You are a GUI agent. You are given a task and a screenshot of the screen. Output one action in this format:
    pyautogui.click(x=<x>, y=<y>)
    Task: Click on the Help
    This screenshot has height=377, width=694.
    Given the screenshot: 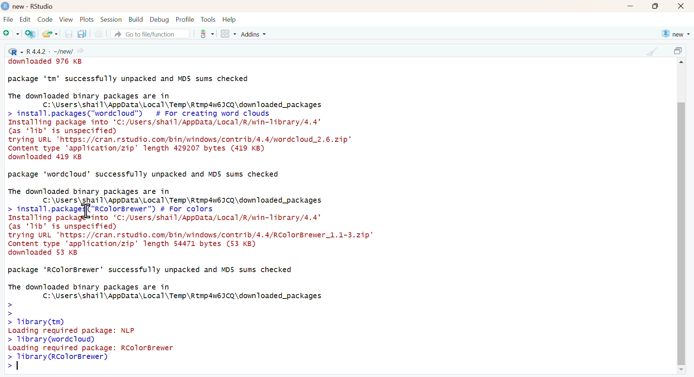 What is the action you would take?
    pyautogui.click(x=230, y=20)
    